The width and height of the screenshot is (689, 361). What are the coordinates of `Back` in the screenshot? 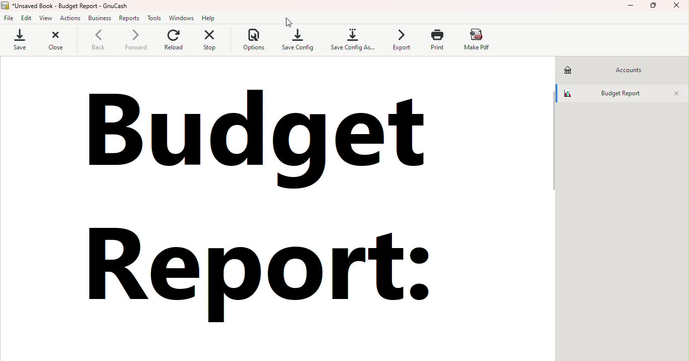 It's located at (97, 41).